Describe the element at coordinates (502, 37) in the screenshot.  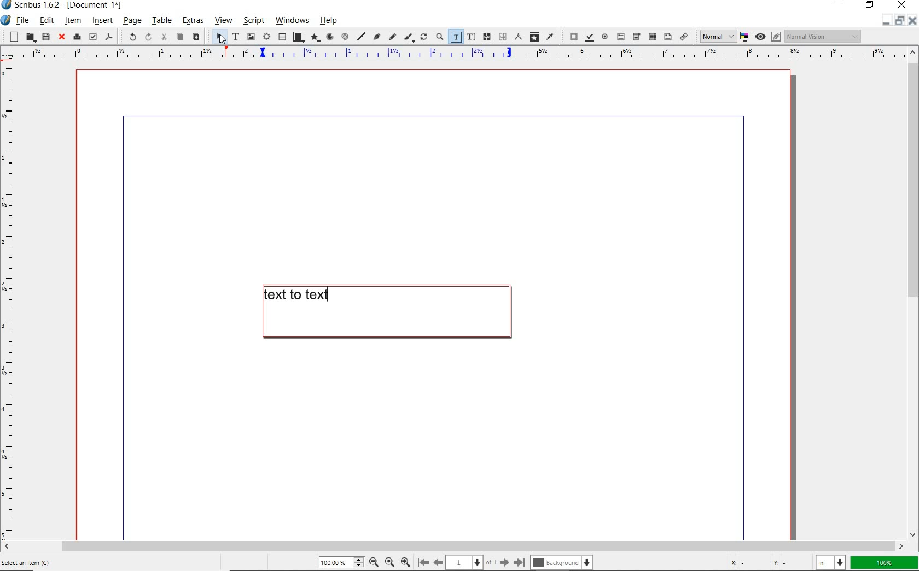
I see `unlink text frames` at that location.